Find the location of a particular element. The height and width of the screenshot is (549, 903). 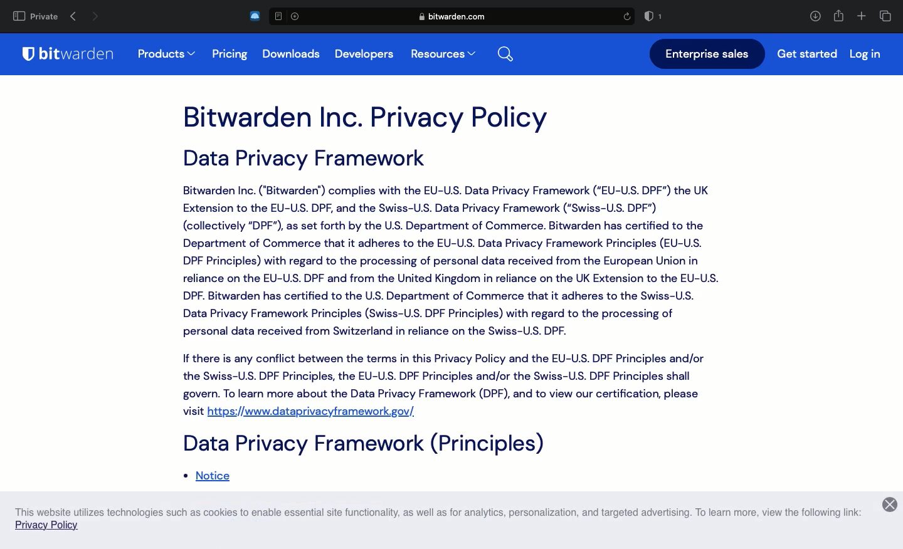

Download is located at coordinates (815, 16).